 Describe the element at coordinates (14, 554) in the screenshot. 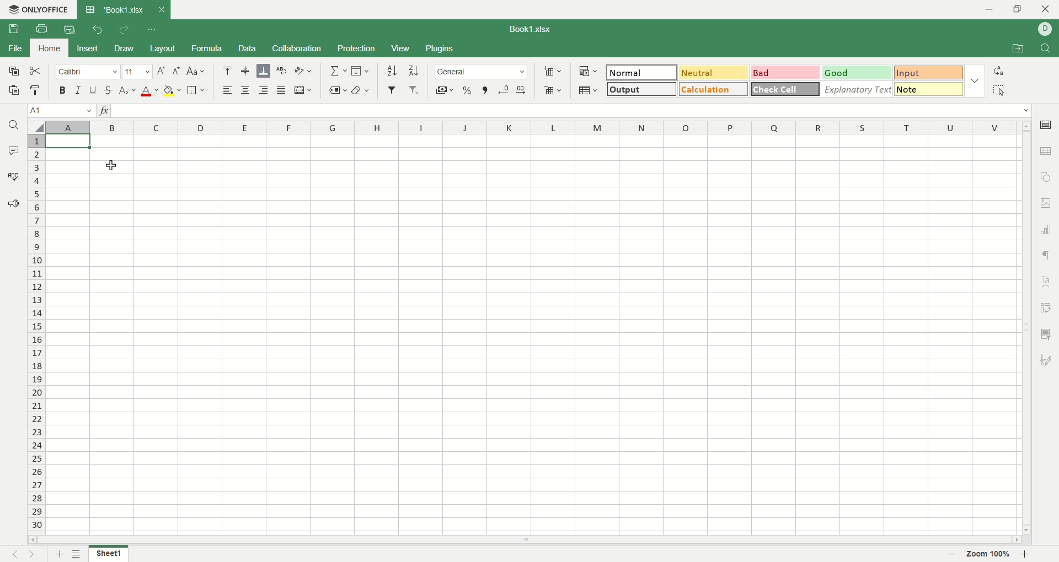

I see `Previous` at that location.